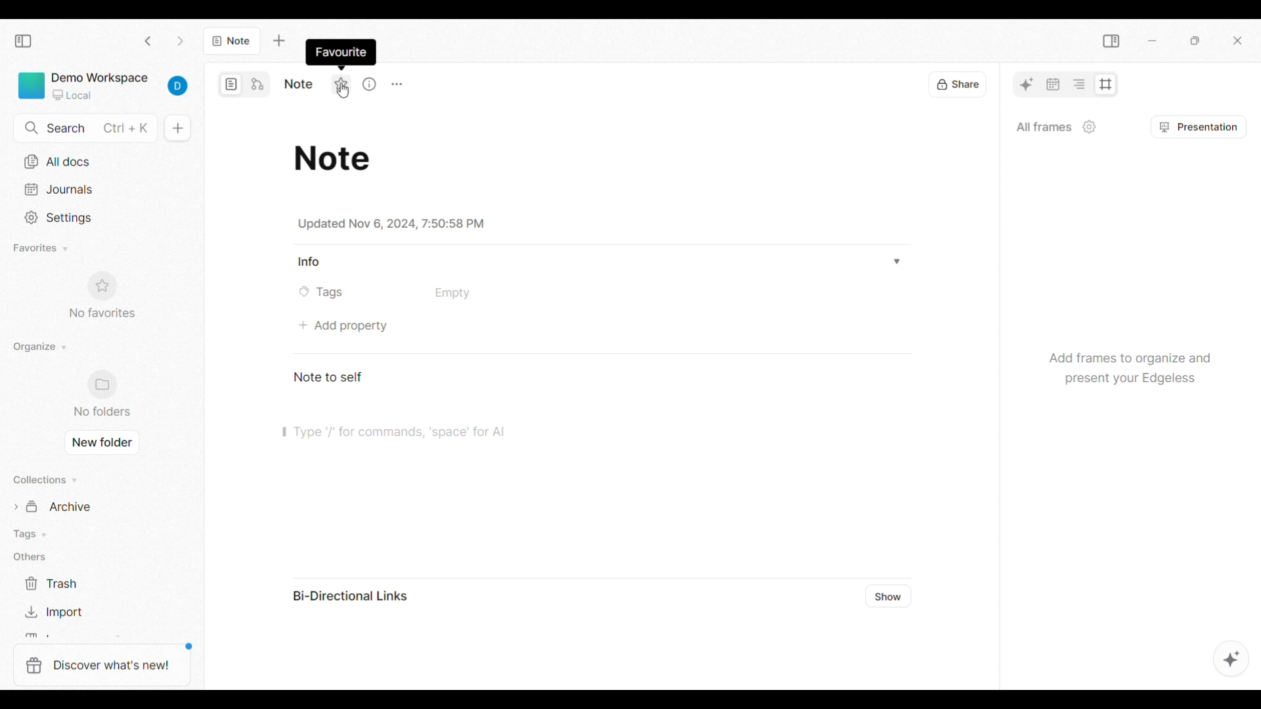 This screenshot has width=1261, height=709. What do you see at coordinates (257, 85) in the screenshot?
I see `Switch to another edit mode` at bounding box center [257, 85].